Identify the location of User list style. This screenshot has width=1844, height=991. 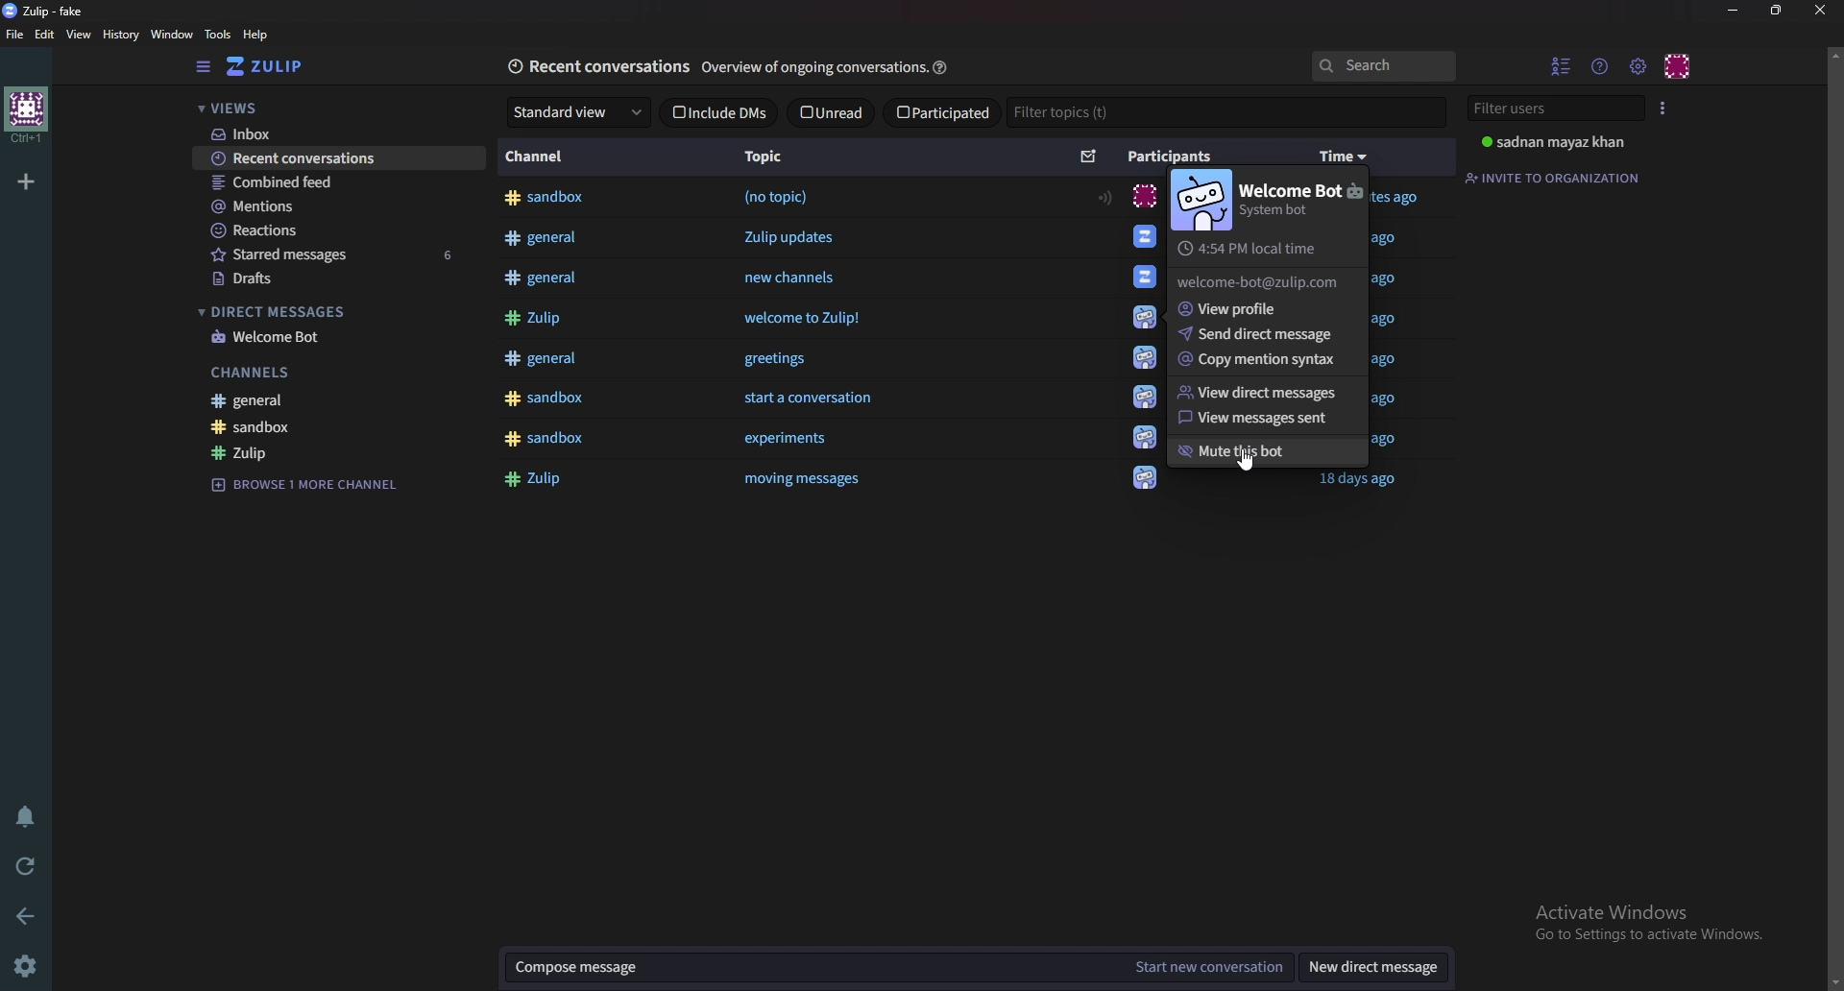
(1665, 108).